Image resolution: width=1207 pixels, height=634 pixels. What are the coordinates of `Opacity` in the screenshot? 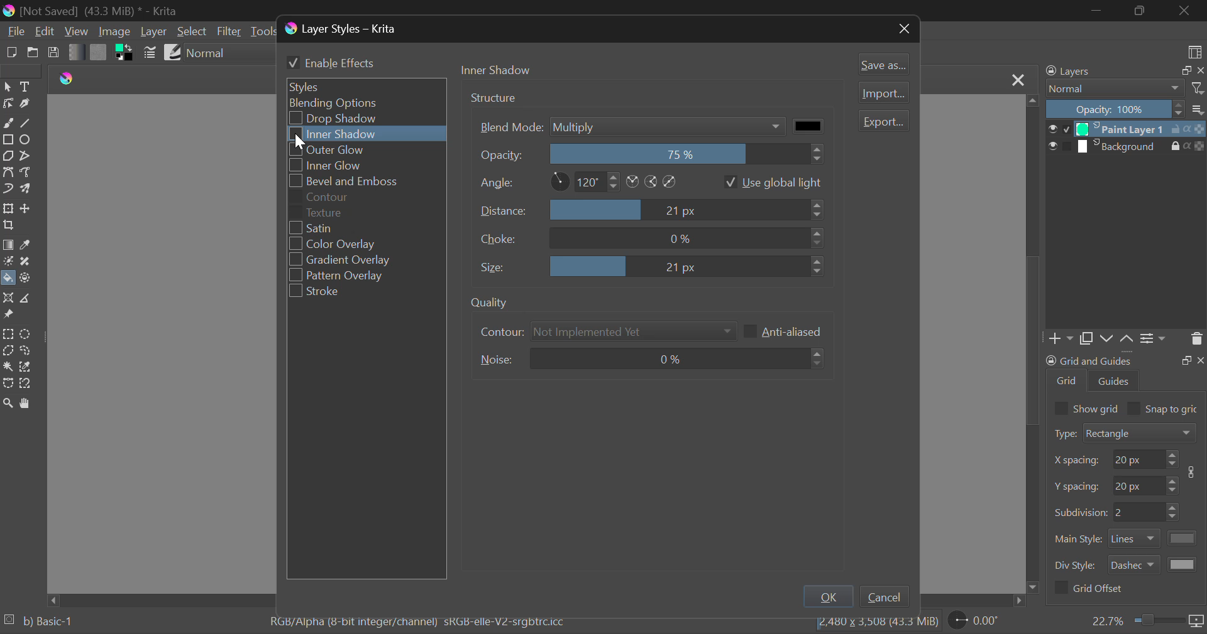 It's located at (652, 154).